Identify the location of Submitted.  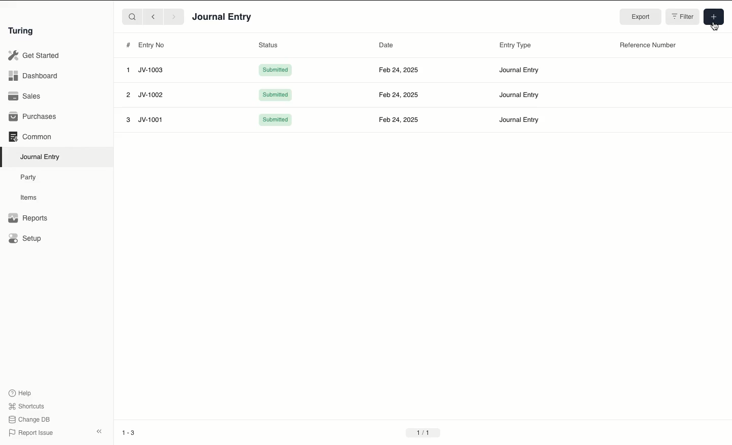
(277, 120).